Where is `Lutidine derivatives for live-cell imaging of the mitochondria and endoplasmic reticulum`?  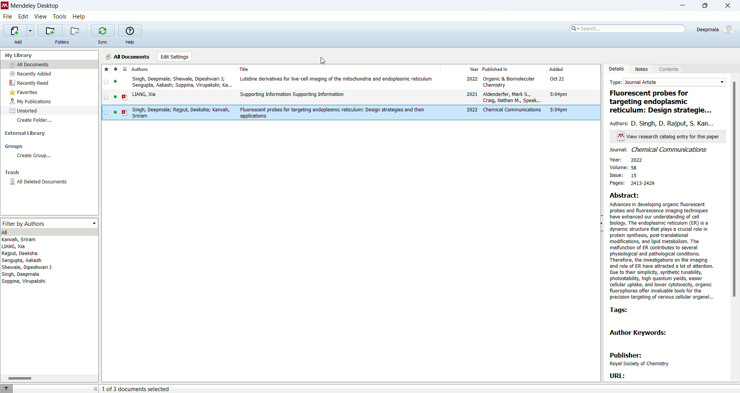 Lutidine derivatives for live-cell imaging of the mitochondria and endoplasmic reticulum is located at coordinates (337, 79).